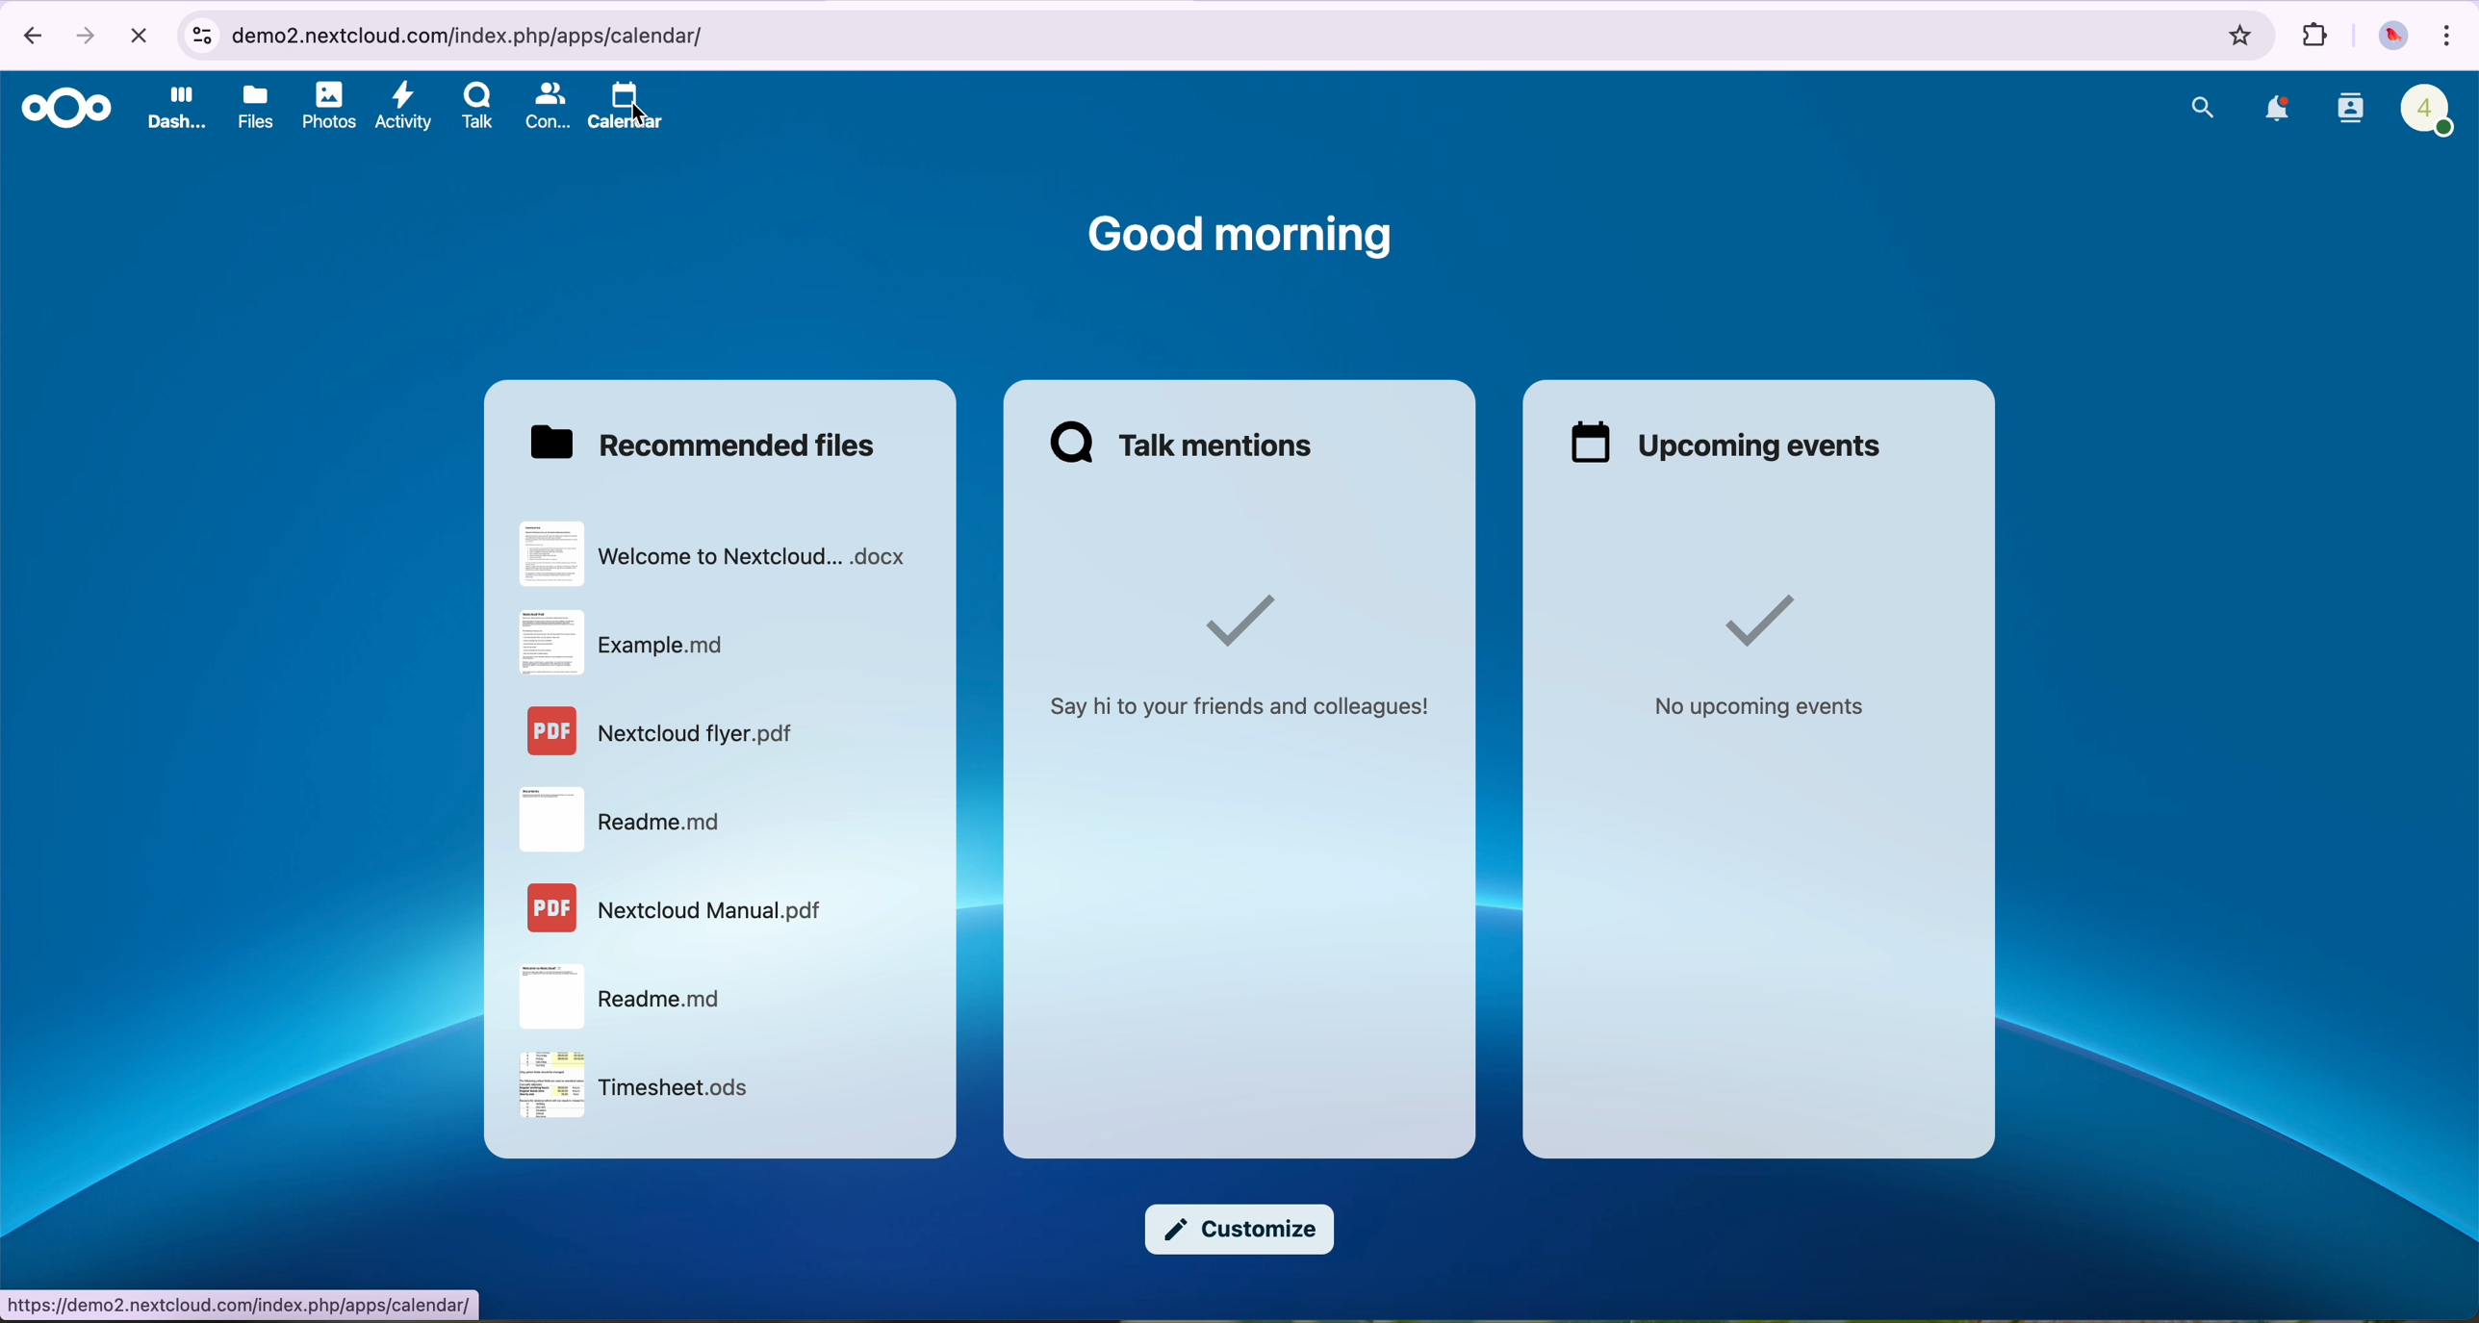  What do you see at coordinates (625, 110) in the screenshot?
I see `click on calendar` at bounding box center [625, 110].